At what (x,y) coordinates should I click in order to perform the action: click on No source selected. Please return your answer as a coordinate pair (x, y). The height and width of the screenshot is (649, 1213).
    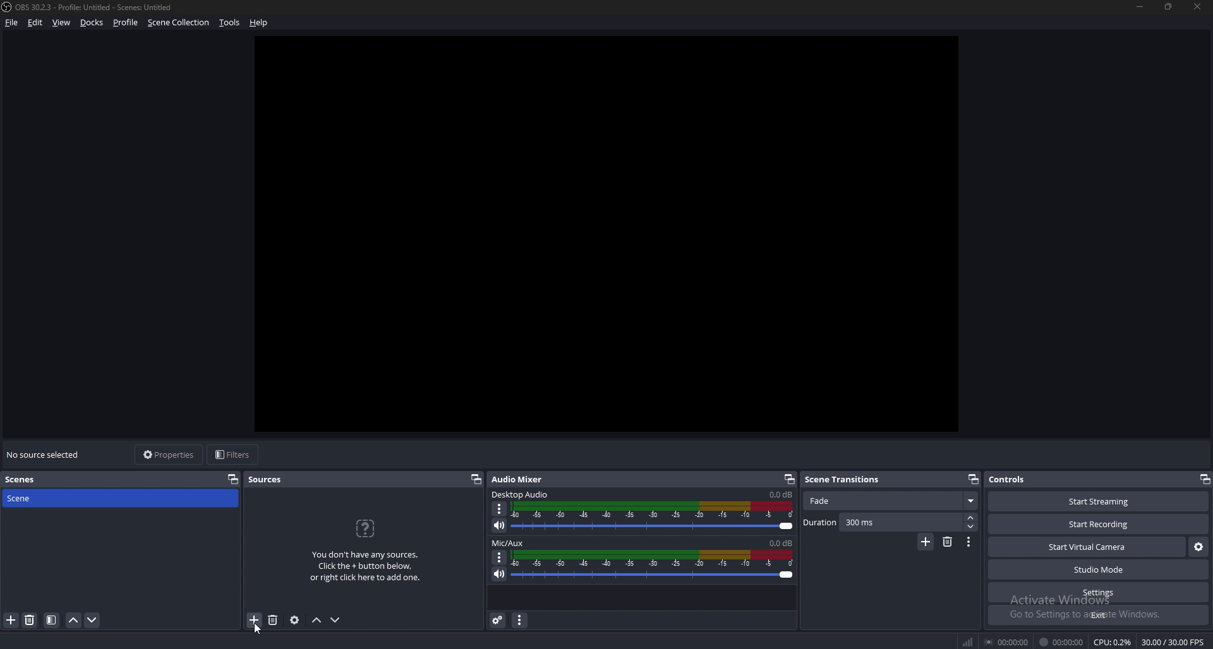
    Looking at the image, I should click on (46, 455).